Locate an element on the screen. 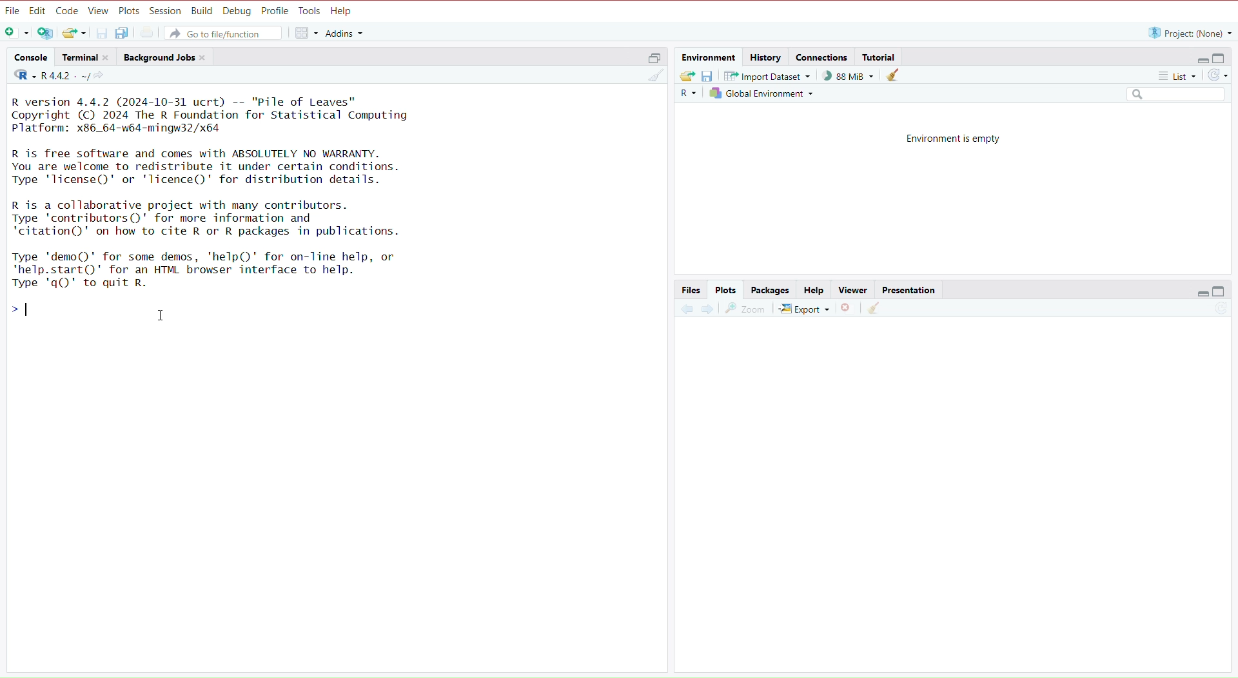 The image size is (1238, 678). Environment is located at coordinates (709, 56).